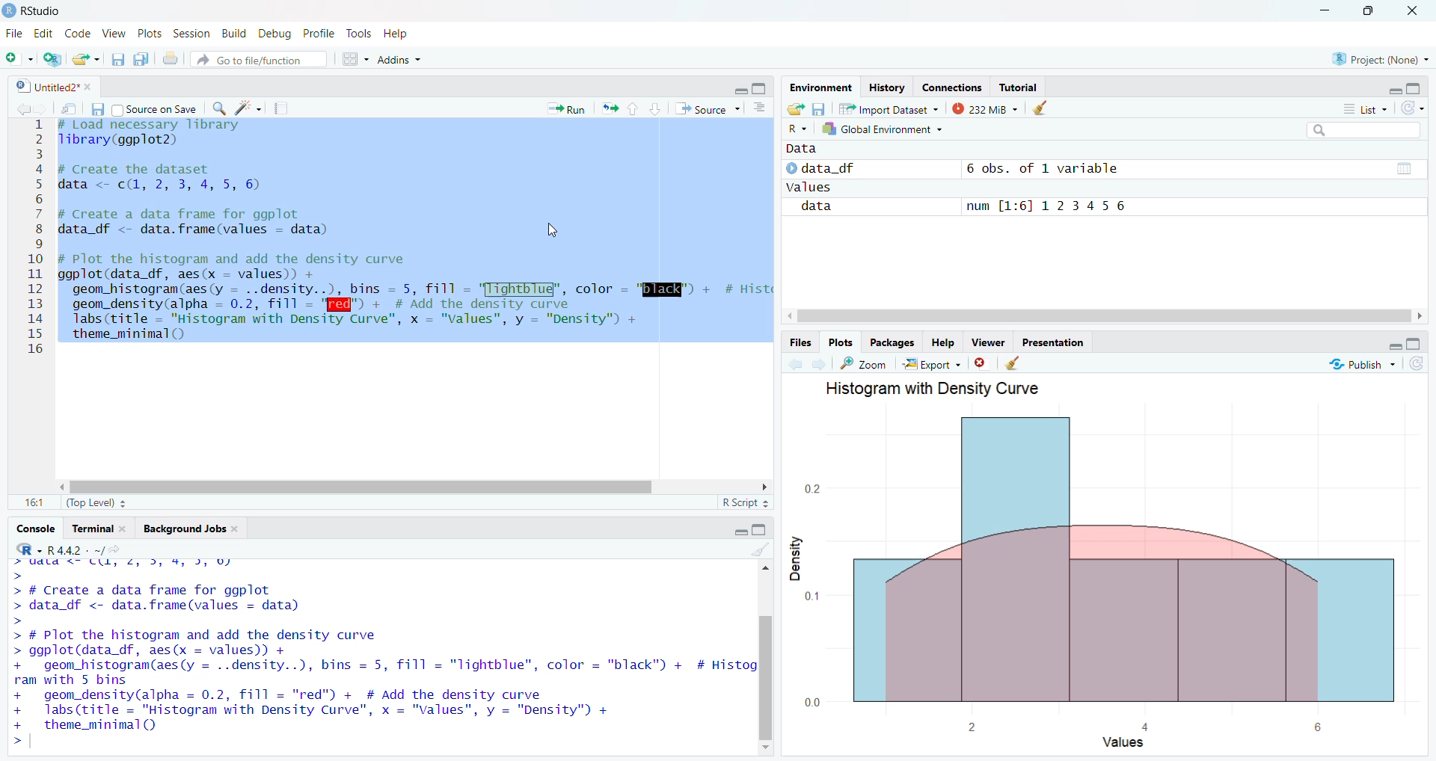 Image resolution: width=1436 pixels, height=761 pixels. Describe the element at coordinates (1366, 108) in the screenshot. I see `list` at that location.